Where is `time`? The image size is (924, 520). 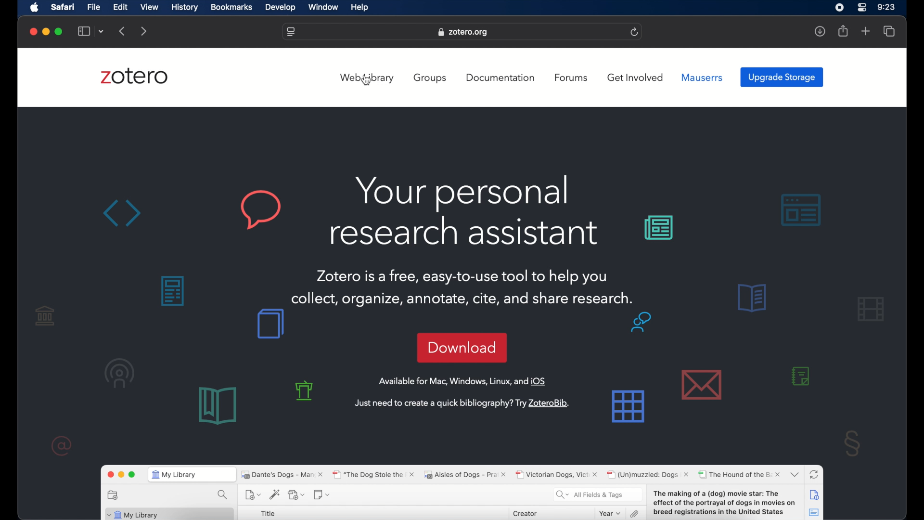 time is located at coordinates (886, 7).